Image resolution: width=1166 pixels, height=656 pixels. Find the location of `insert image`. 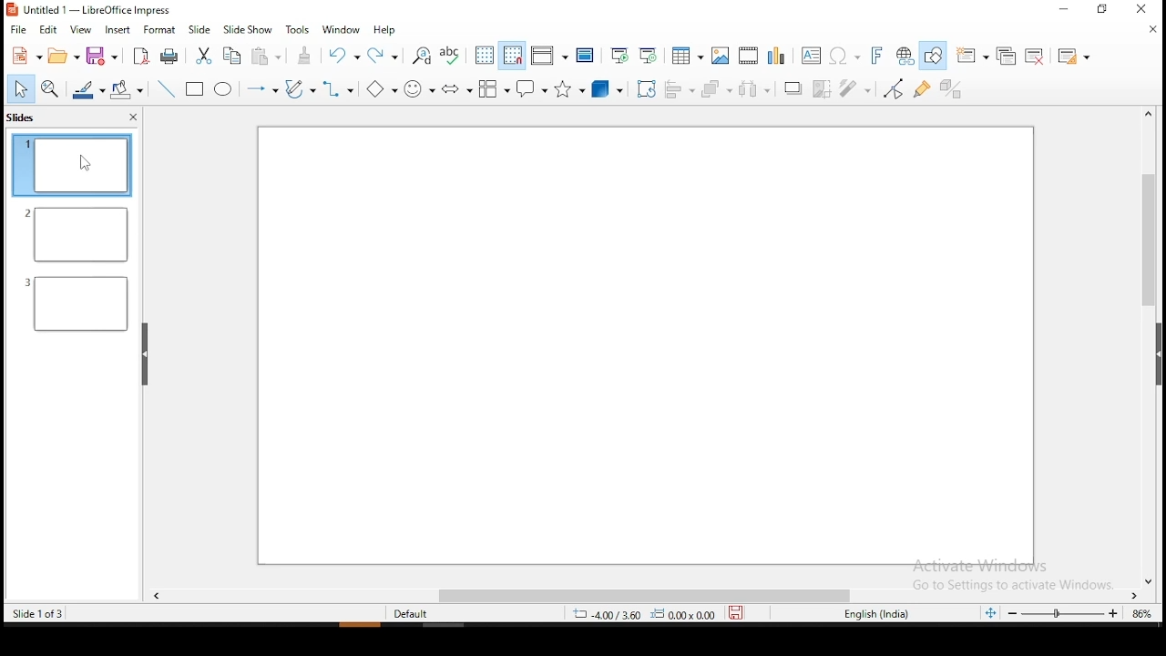

insert image is located at coordinates (719, 56).